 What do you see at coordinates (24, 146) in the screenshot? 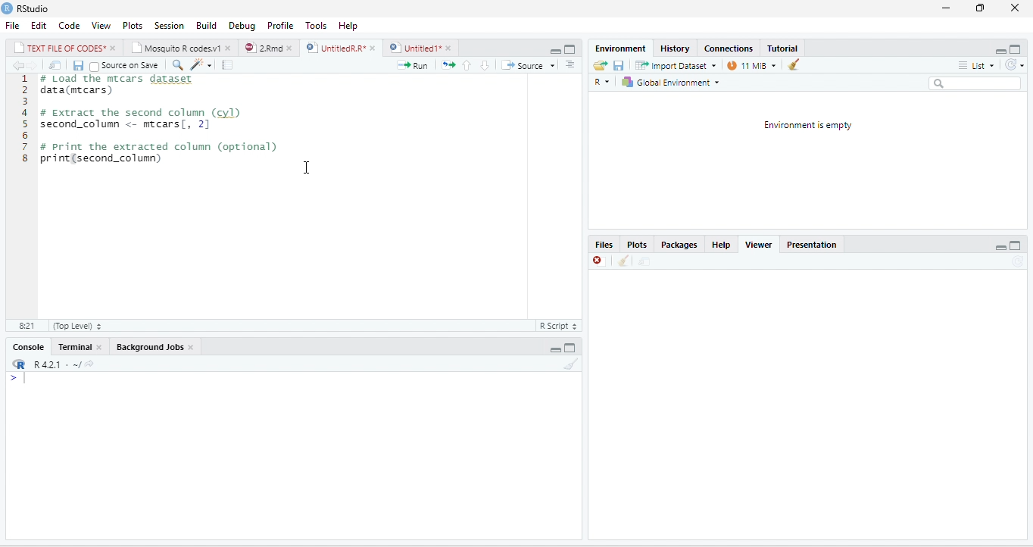
I see `7` at bounding box center [24, 146].